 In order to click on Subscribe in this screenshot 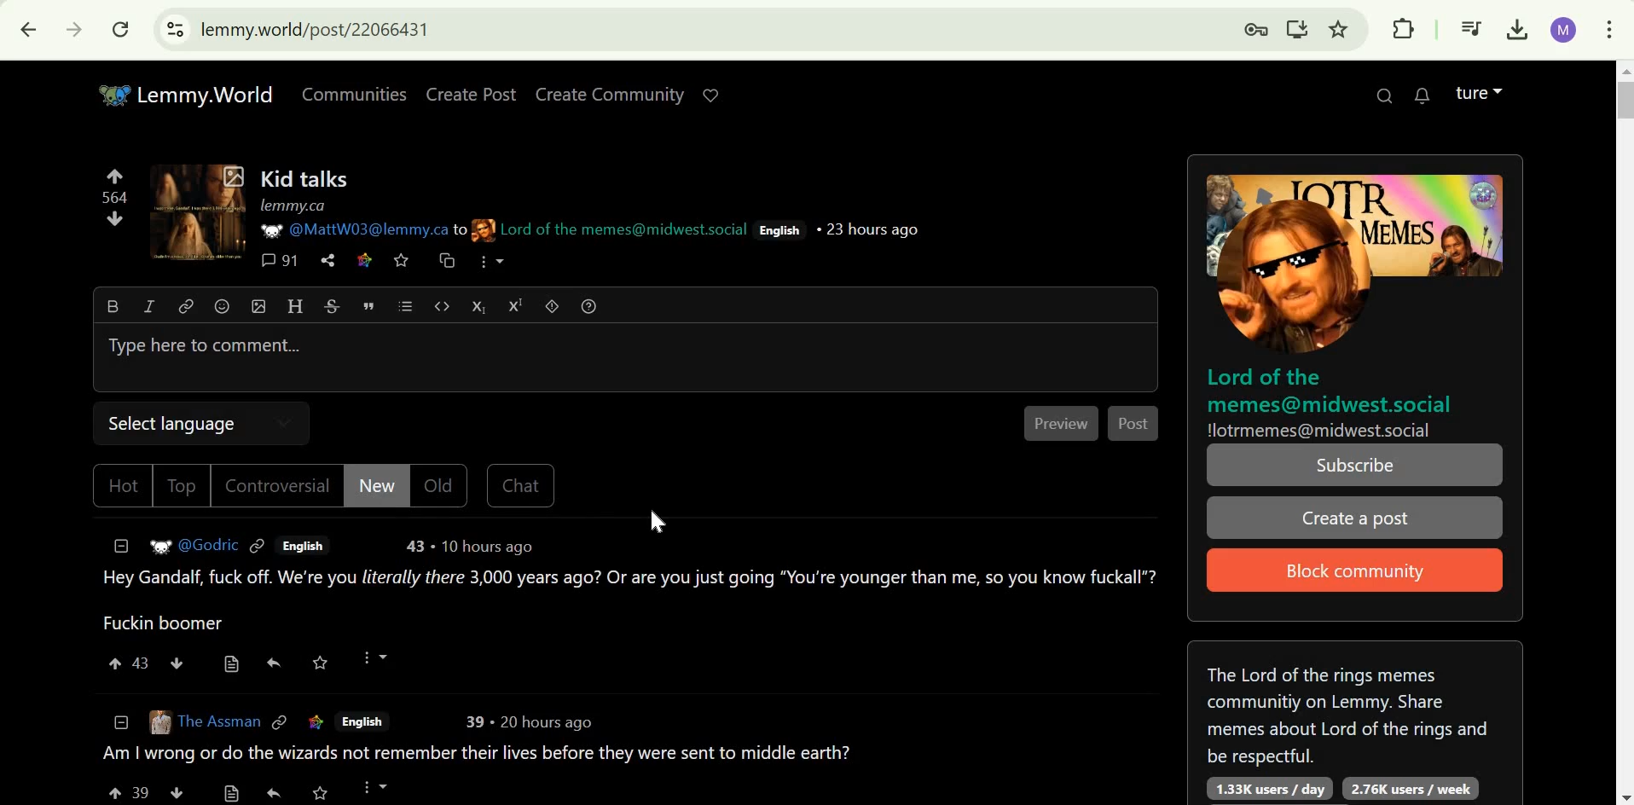, I will do `click(1355, 466)`.